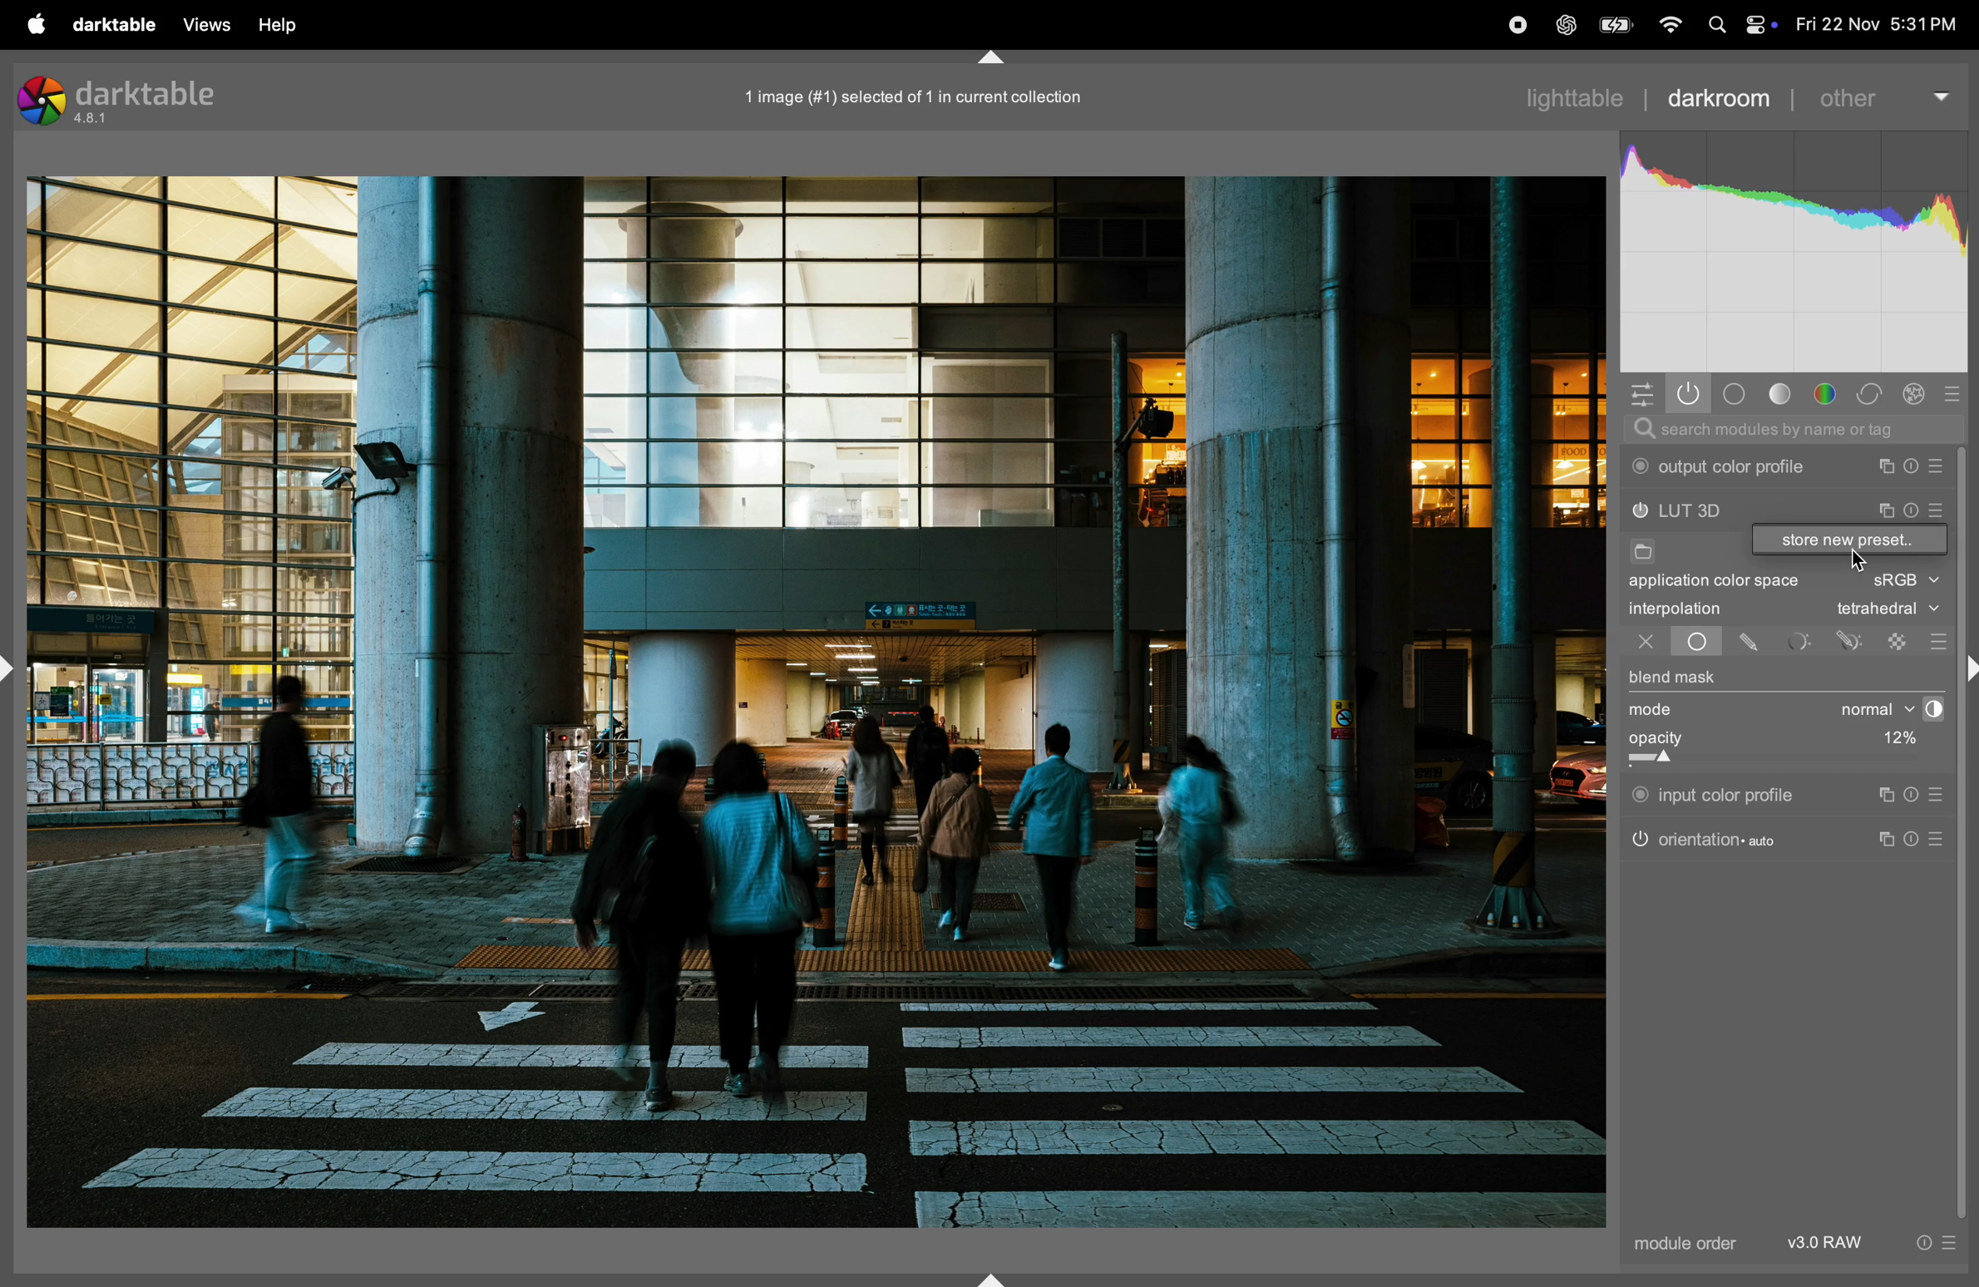  What do you see at coordinates (1830, 395) in the screenshot?
I see `color` at bounding box center [1830, 395].